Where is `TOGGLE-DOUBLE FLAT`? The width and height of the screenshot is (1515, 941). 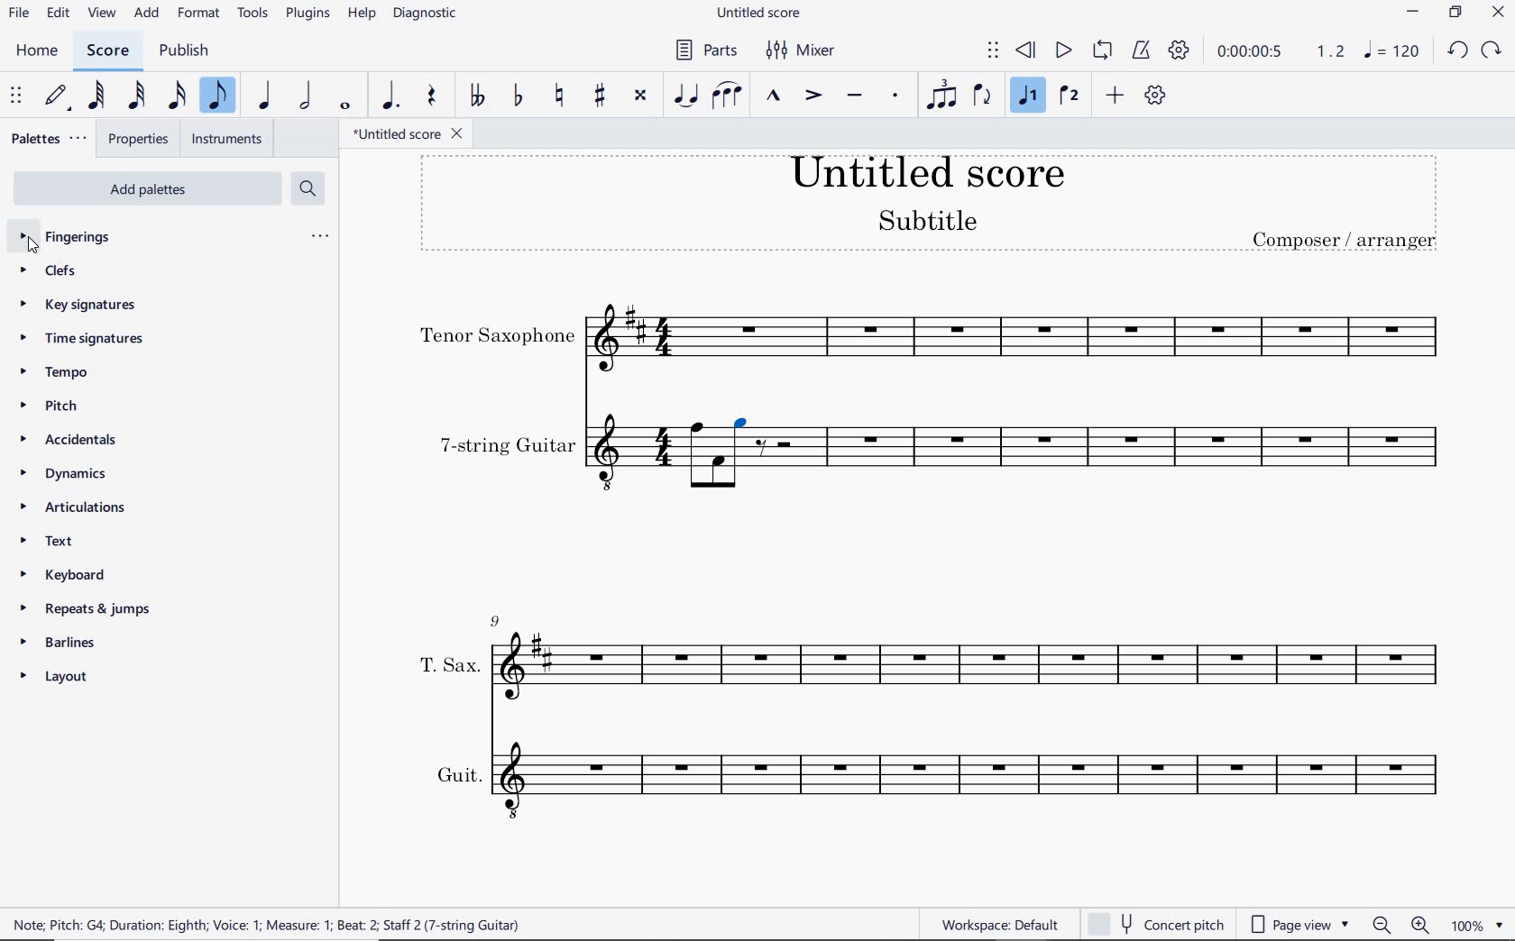
TOGGLE-DOUBLE FLAT is located at coordinates (476, 95).